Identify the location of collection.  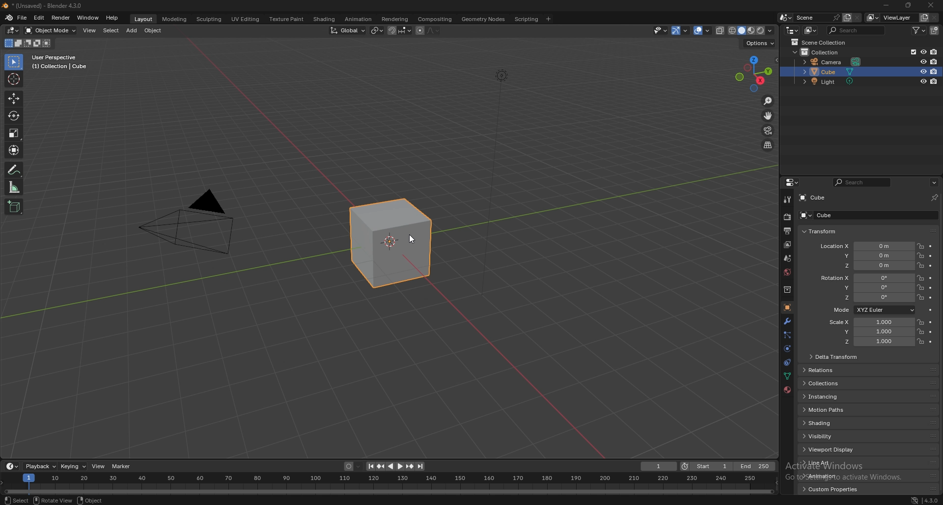
(822, 52).